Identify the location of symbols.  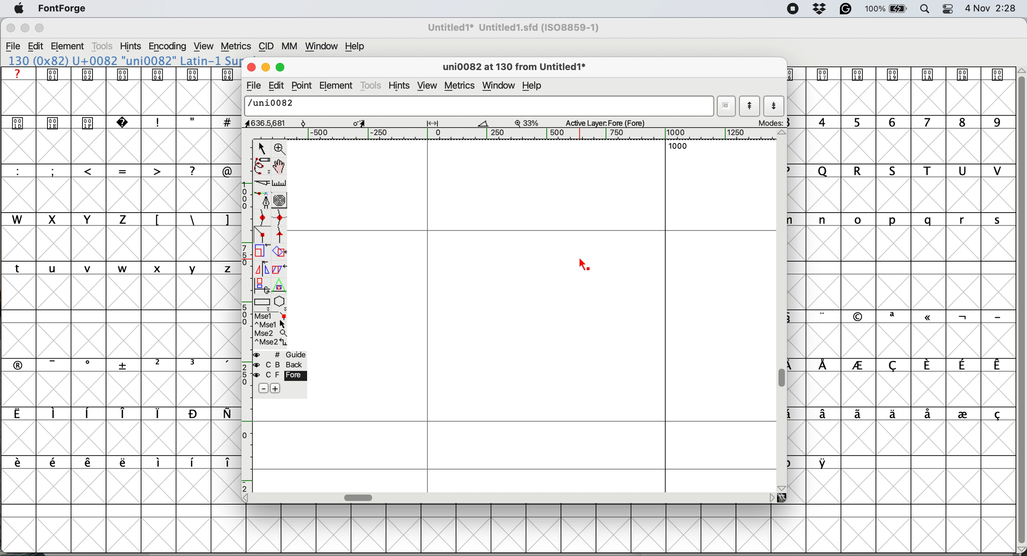
(907, 415).